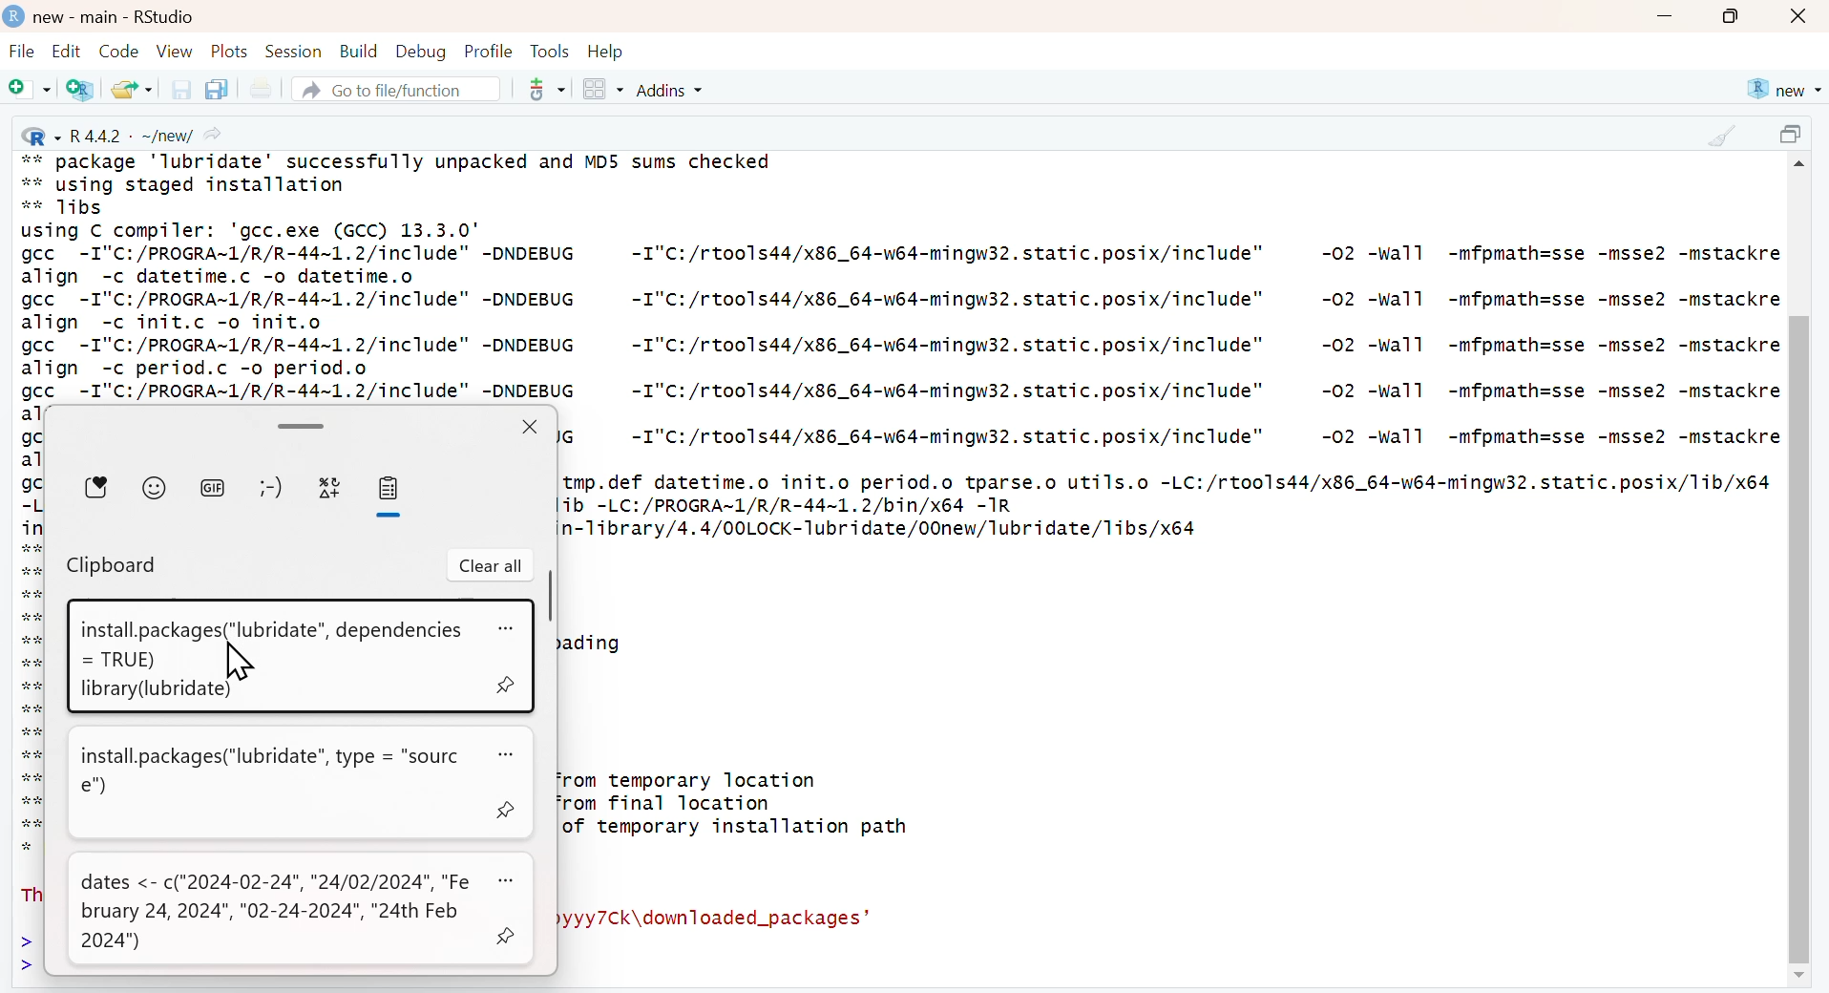  Describe the element at coordinates (216, 88) in the screenshot. I see `save all the open documents` at that location.